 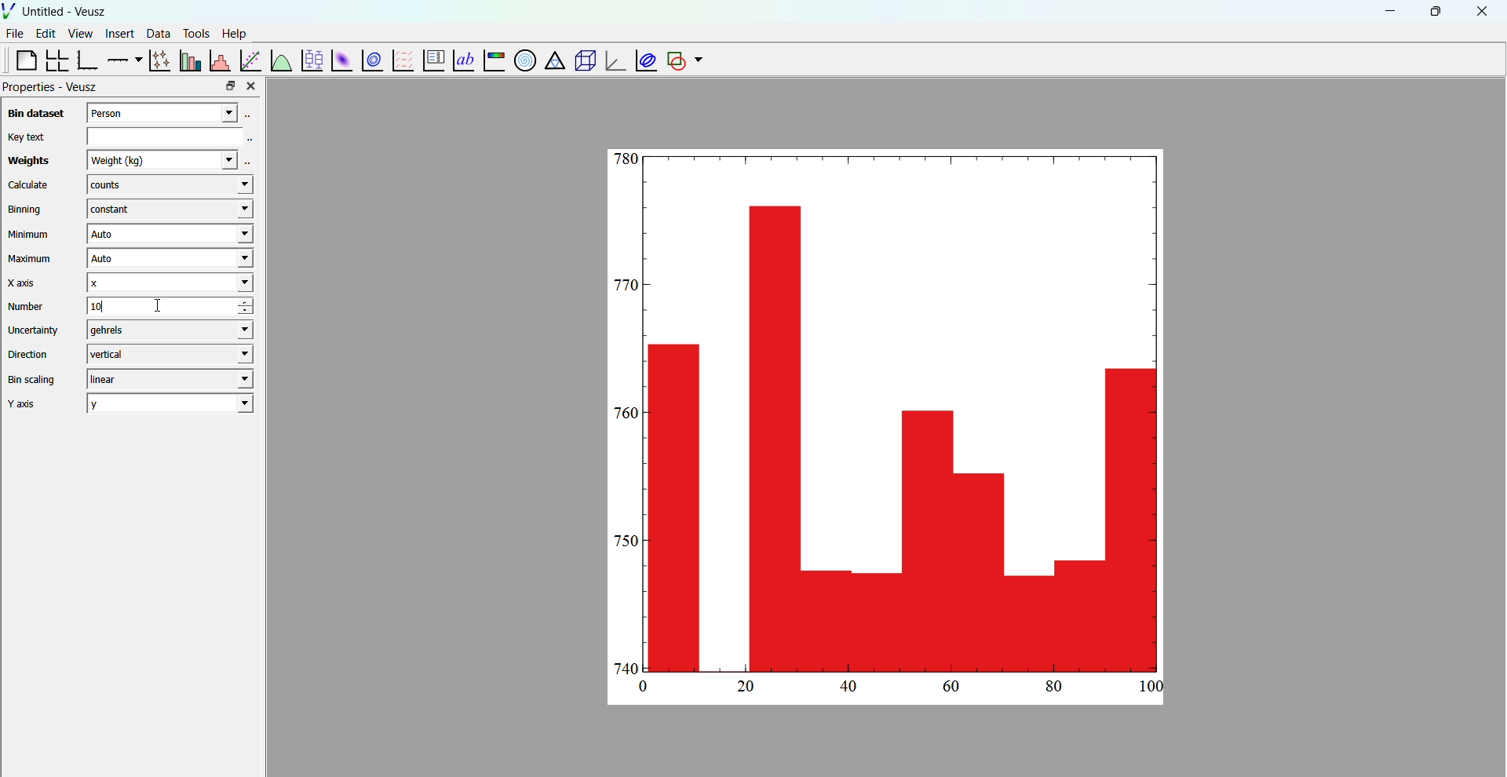 What do you see at coordinates (162, 312) in the screenshot?
I see `cursor` at bounding box center [162, 312].